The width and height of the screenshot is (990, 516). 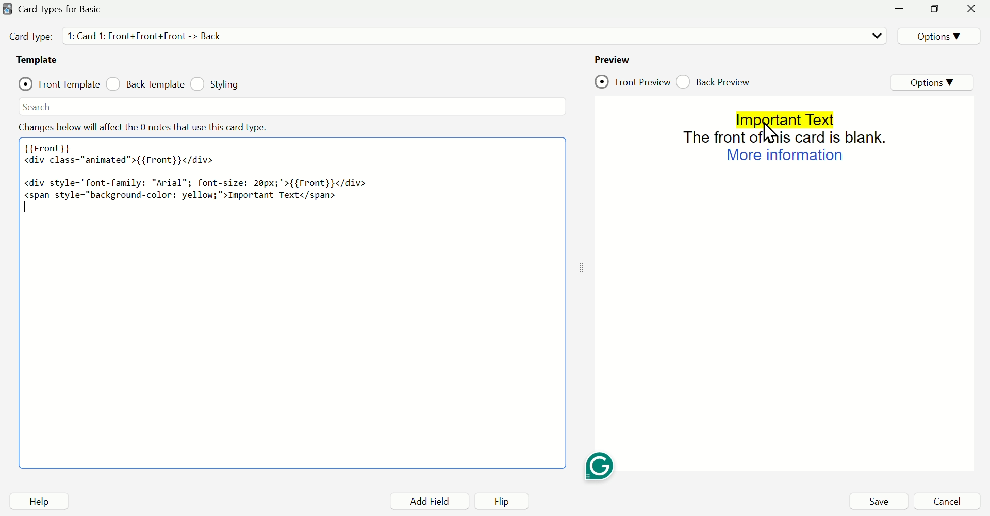 What do you see at coordinates (58, 84) in the screenshot?
I see `check Front Template` at bounding box center [58, 84].